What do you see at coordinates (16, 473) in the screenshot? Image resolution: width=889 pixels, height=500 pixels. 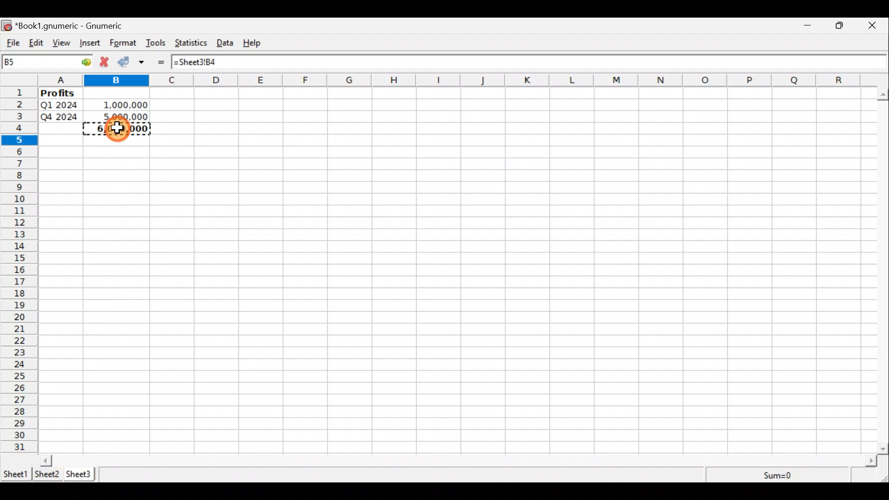 I see `Sheet 1` at bounding box center [16, 473].